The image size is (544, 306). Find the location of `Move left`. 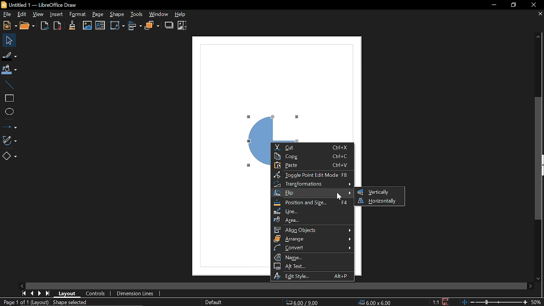

Move left is located at coordinates (23, 285).